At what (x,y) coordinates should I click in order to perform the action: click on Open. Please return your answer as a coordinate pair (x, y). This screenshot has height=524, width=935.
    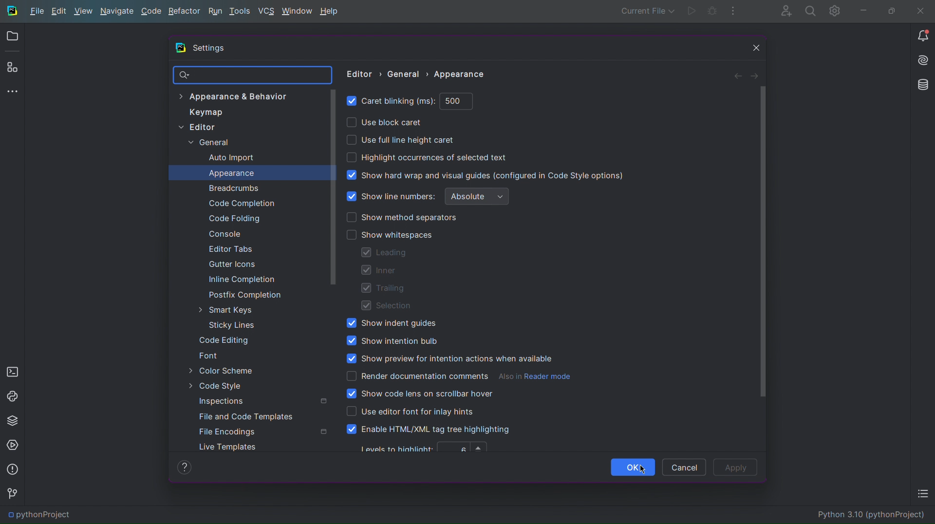
    Looking at the image, I should click on (14, 37).